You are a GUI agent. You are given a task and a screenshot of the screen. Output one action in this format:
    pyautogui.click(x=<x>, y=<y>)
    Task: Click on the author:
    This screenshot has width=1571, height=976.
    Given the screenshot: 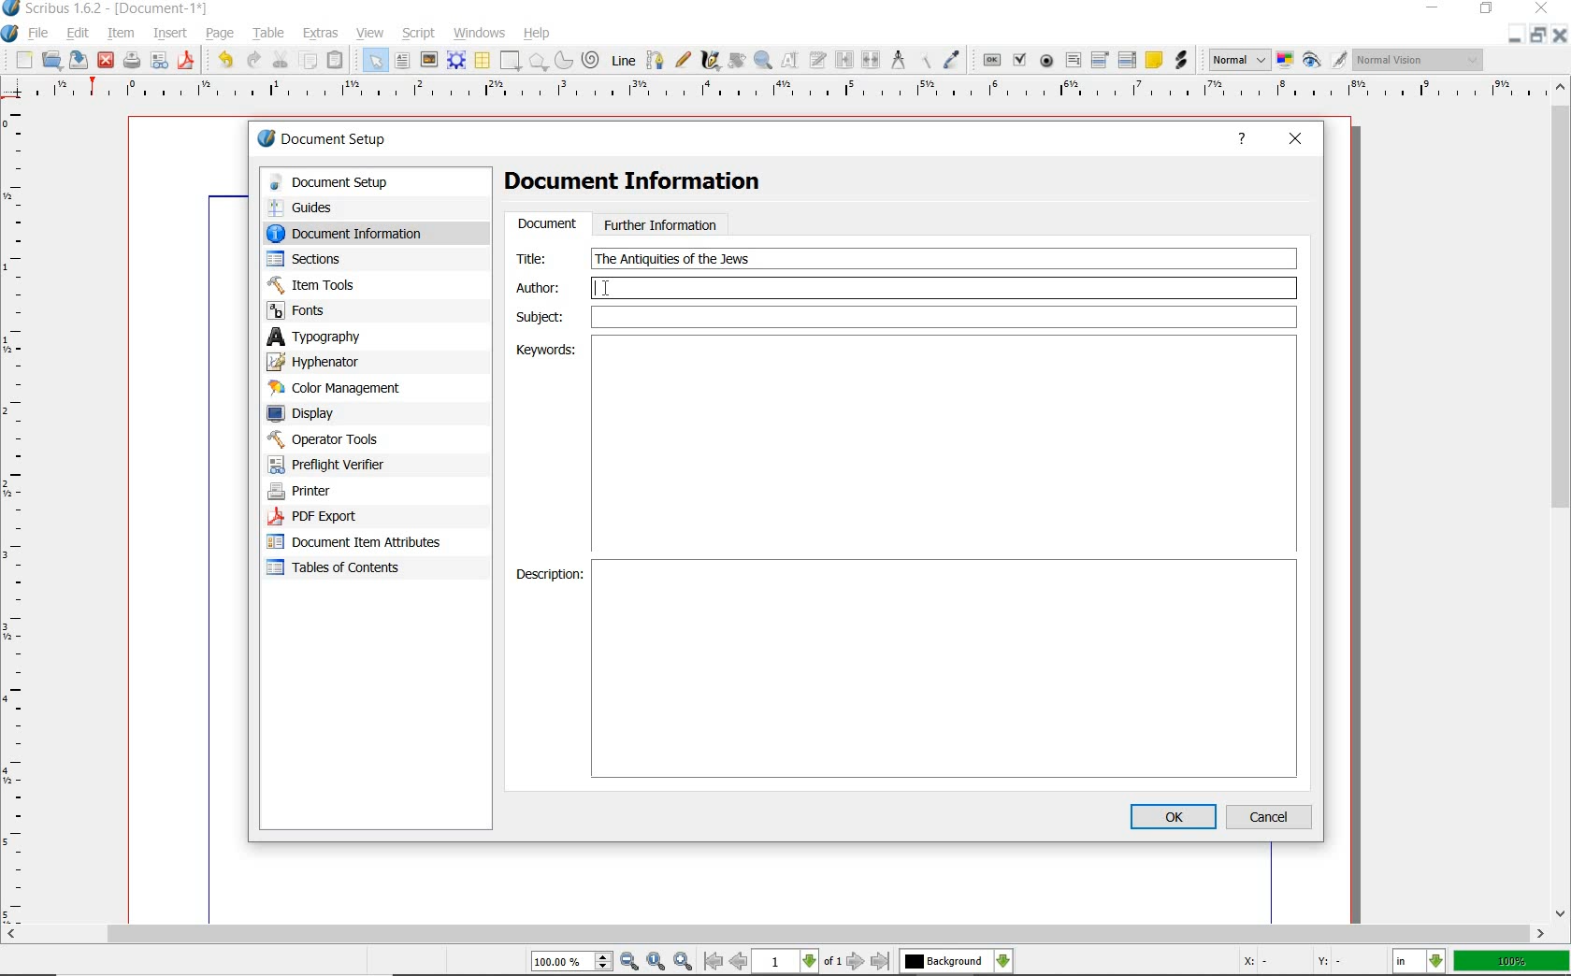 What is the action you would take?
    pyautogui.click(x=541, y=287)
    